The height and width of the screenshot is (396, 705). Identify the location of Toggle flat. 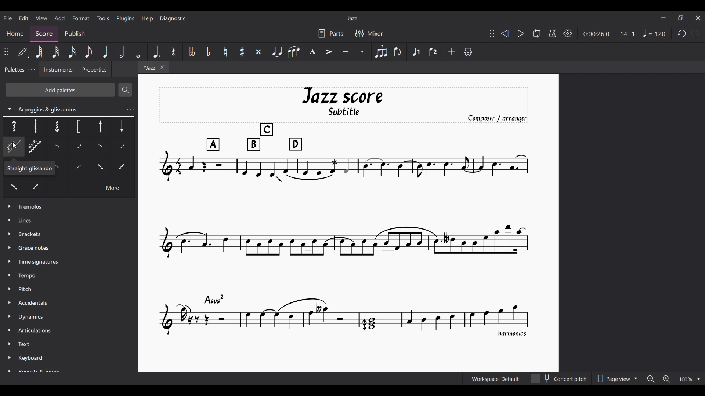
(209, 52).